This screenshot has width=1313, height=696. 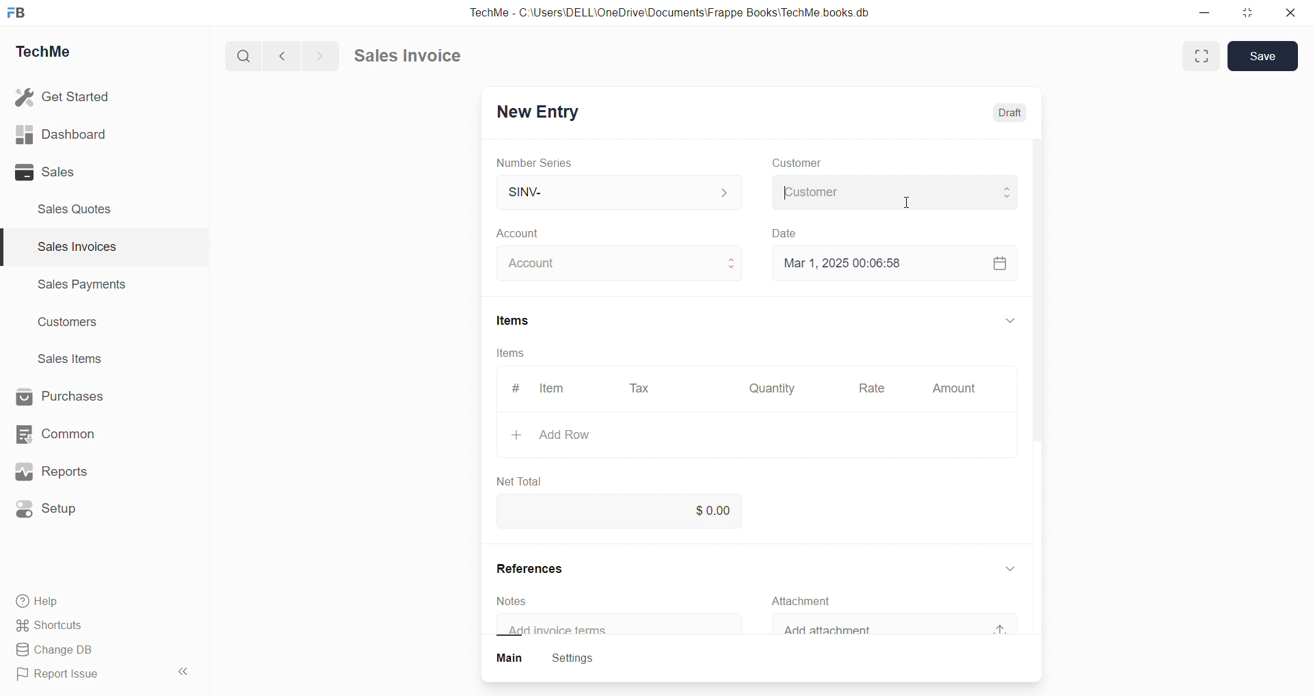 What do you see at coordinates (48, 172) in the screenshot?
I see `8 Sales` at bounding box center [48, 172].